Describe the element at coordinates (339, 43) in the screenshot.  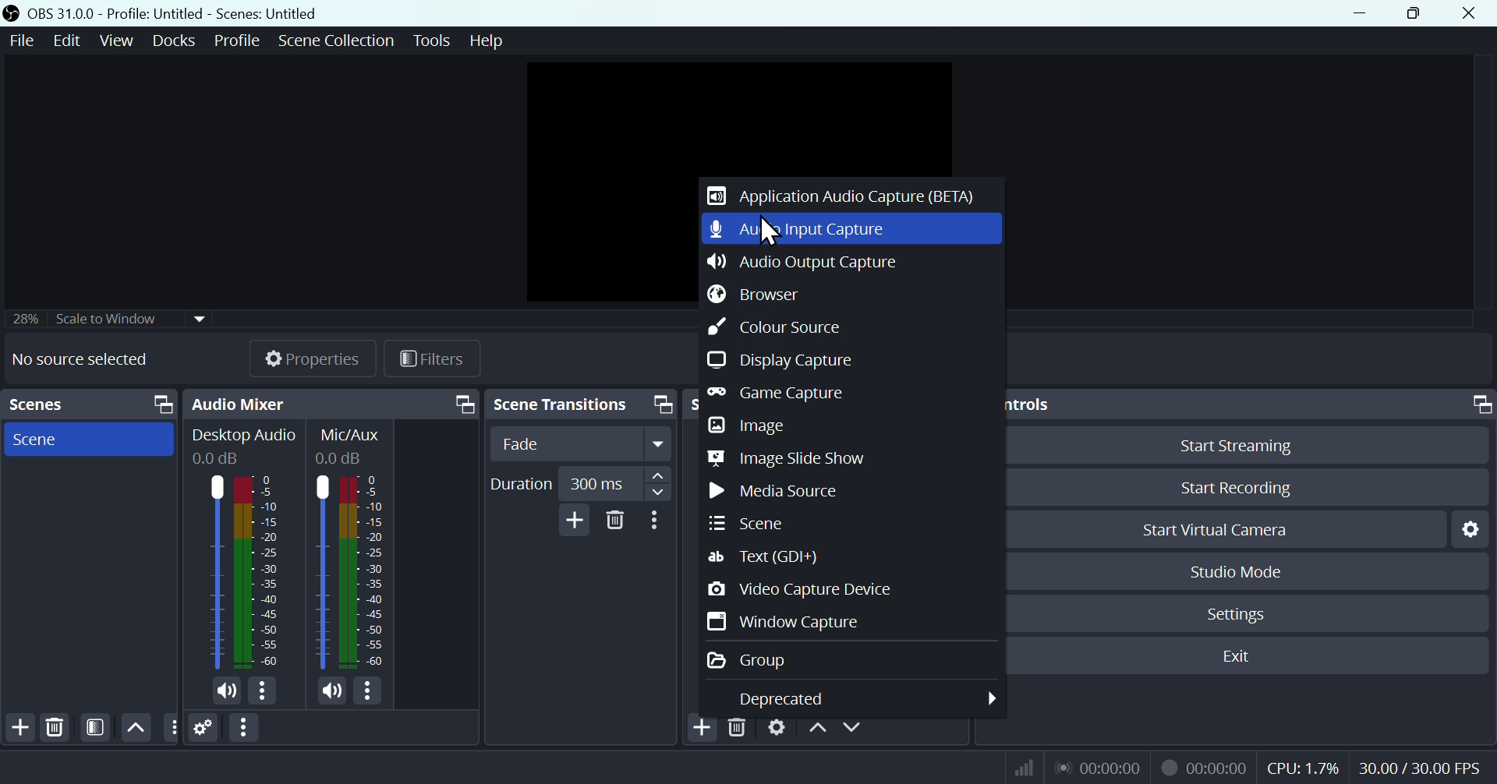
I see `Scene collection` at that location.